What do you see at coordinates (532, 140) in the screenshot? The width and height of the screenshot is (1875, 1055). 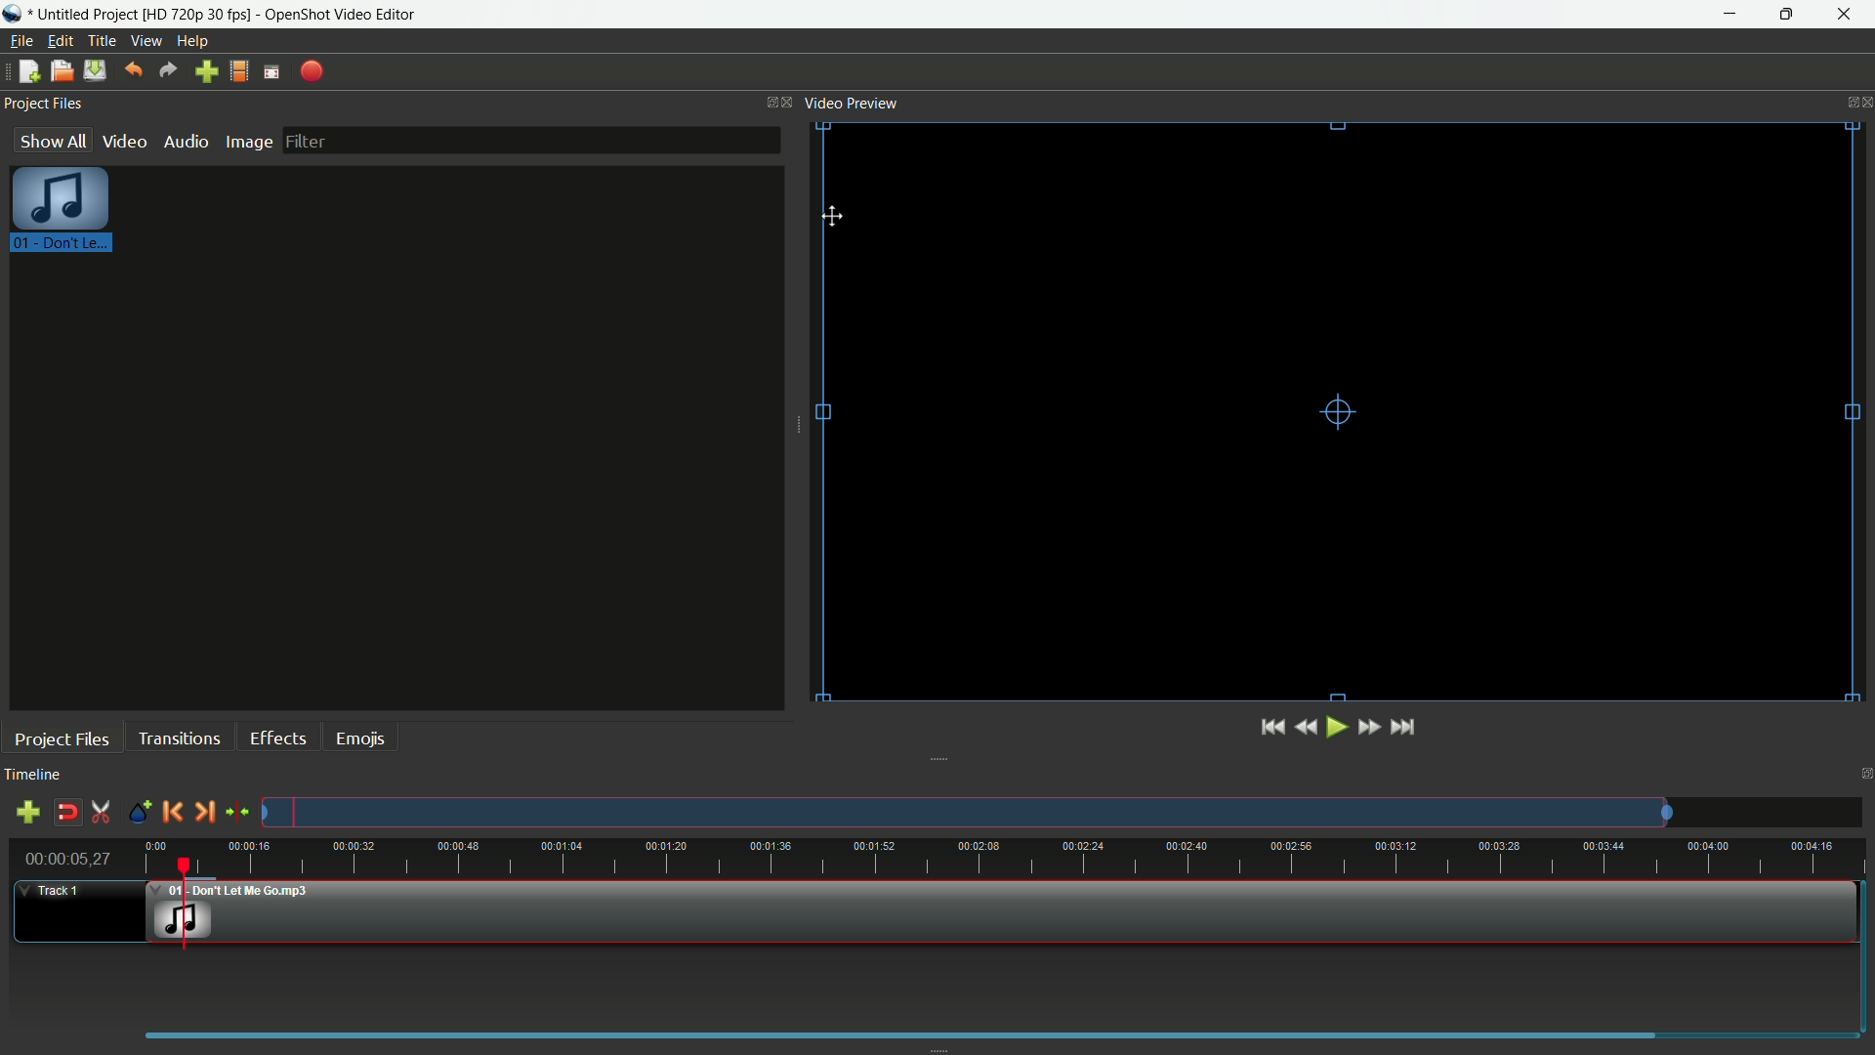 I see `filter bar` at bounding box center [532, 140].